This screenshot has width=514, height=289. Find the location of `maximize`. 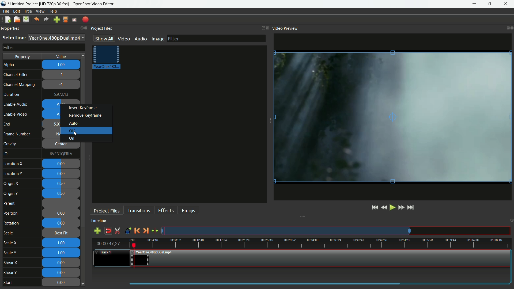

maximize is located at coordinates (489, 4).